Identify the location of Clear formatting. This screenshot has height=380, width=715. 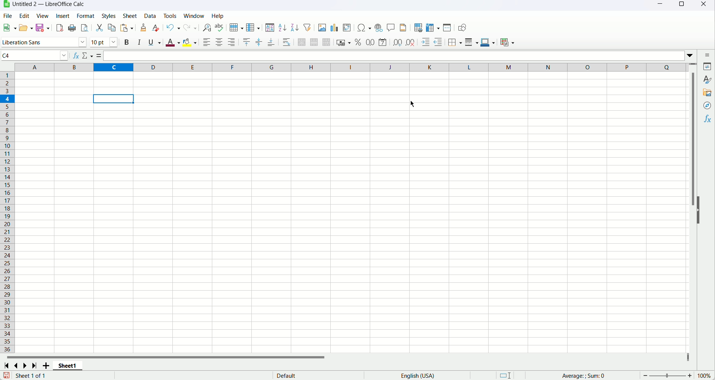
(156, 28).